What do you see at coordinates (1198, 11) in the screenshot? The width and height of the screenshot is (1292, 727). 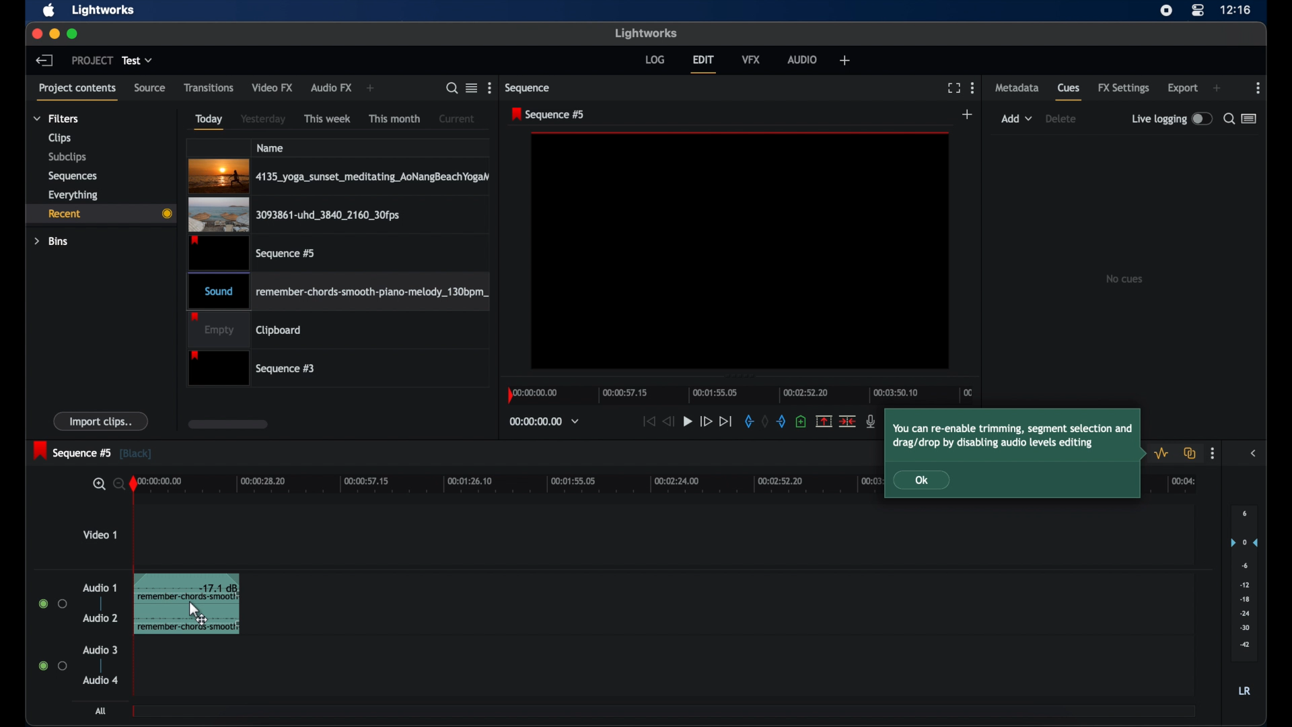 I see `control center` at bounding box center [1198, 11].